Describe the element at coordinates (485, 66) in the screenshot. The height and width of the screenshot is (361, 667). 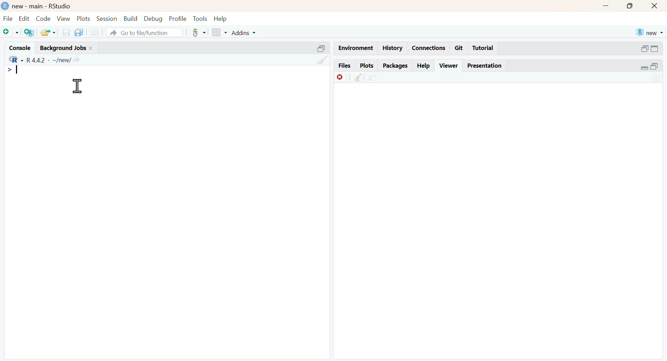
I see `presentation` at that location.